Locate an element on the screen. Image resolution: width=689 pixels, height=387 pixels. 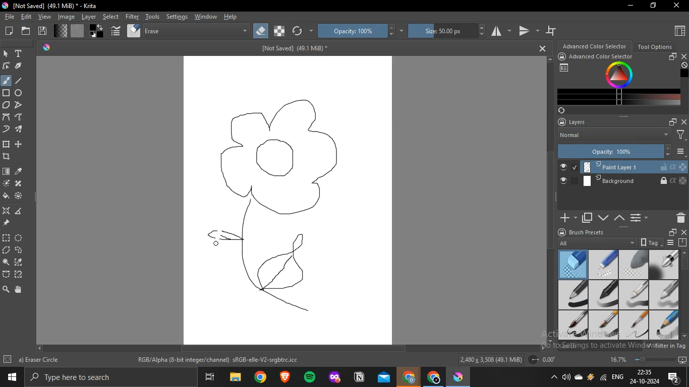
Restore is located at coordinates (652, 7).